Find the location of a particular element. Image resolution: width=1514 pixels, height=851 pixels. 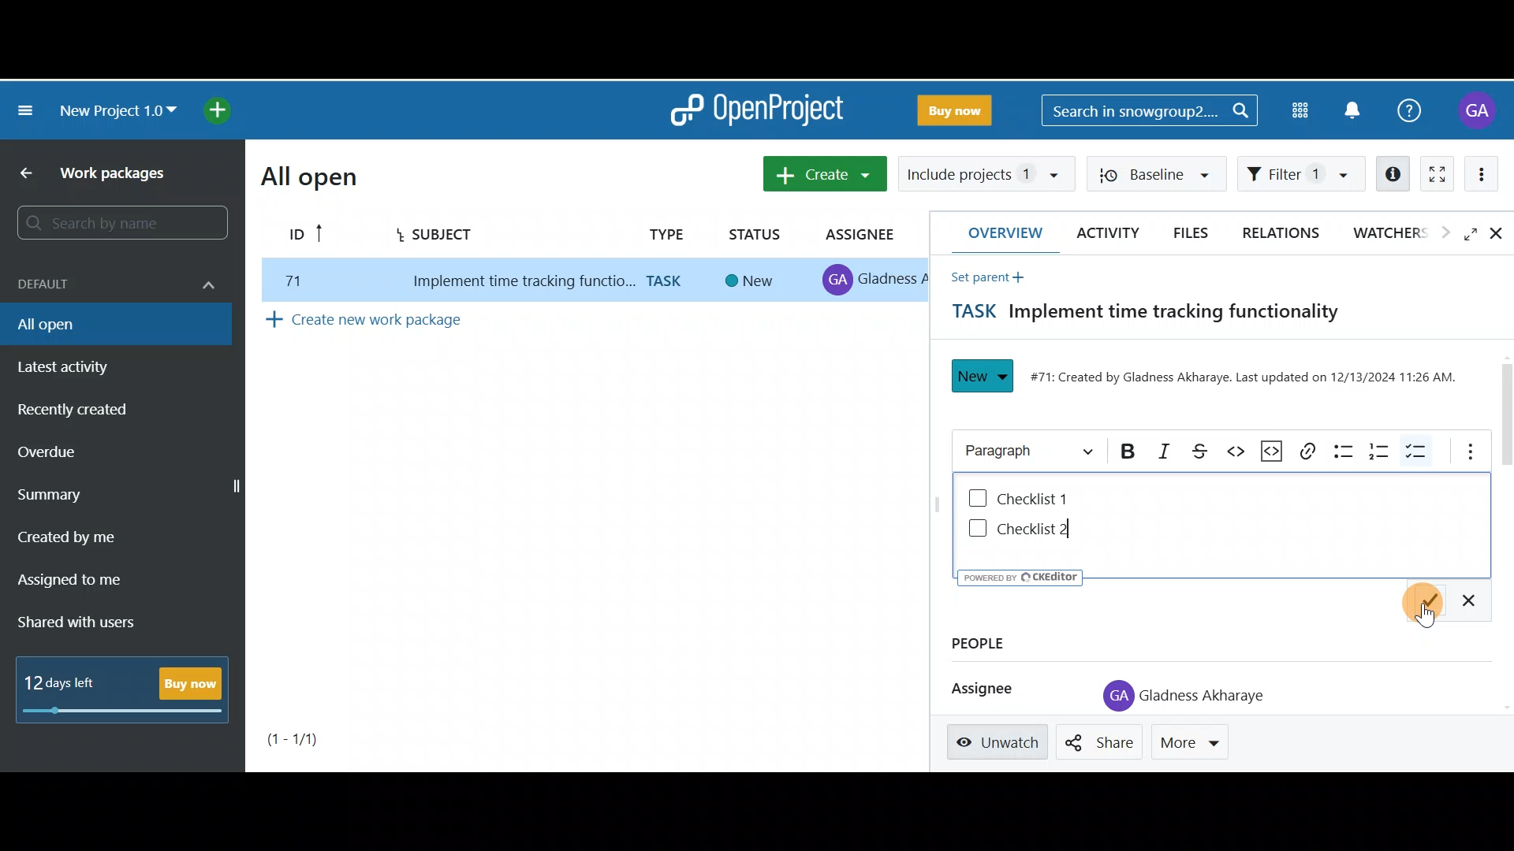

profile icon is located at coordinates (839, 281).